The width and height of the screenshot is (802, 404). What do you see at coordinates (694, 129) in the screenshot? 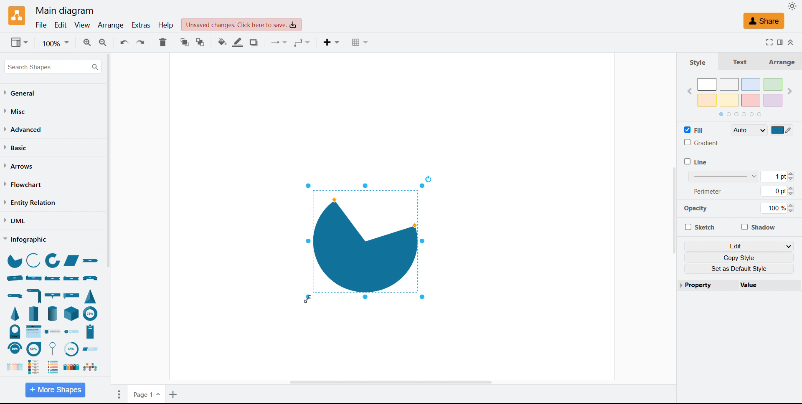
I see `fill ` at bounding box center [694, 129].